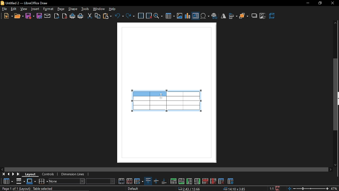 The height and width of the screenshot is (191, 339). What do you see at coordinates (221, 181) in the screenshot?
I see `delete table` at bounding box center [221, 181].